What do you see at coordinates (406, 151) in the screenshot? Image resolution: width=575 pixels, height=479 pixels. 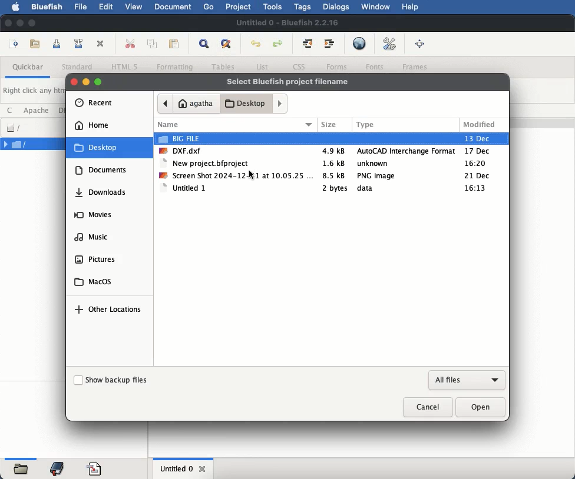 I see `AutoCAD Interchange Format` at bounding box center [406, 151].